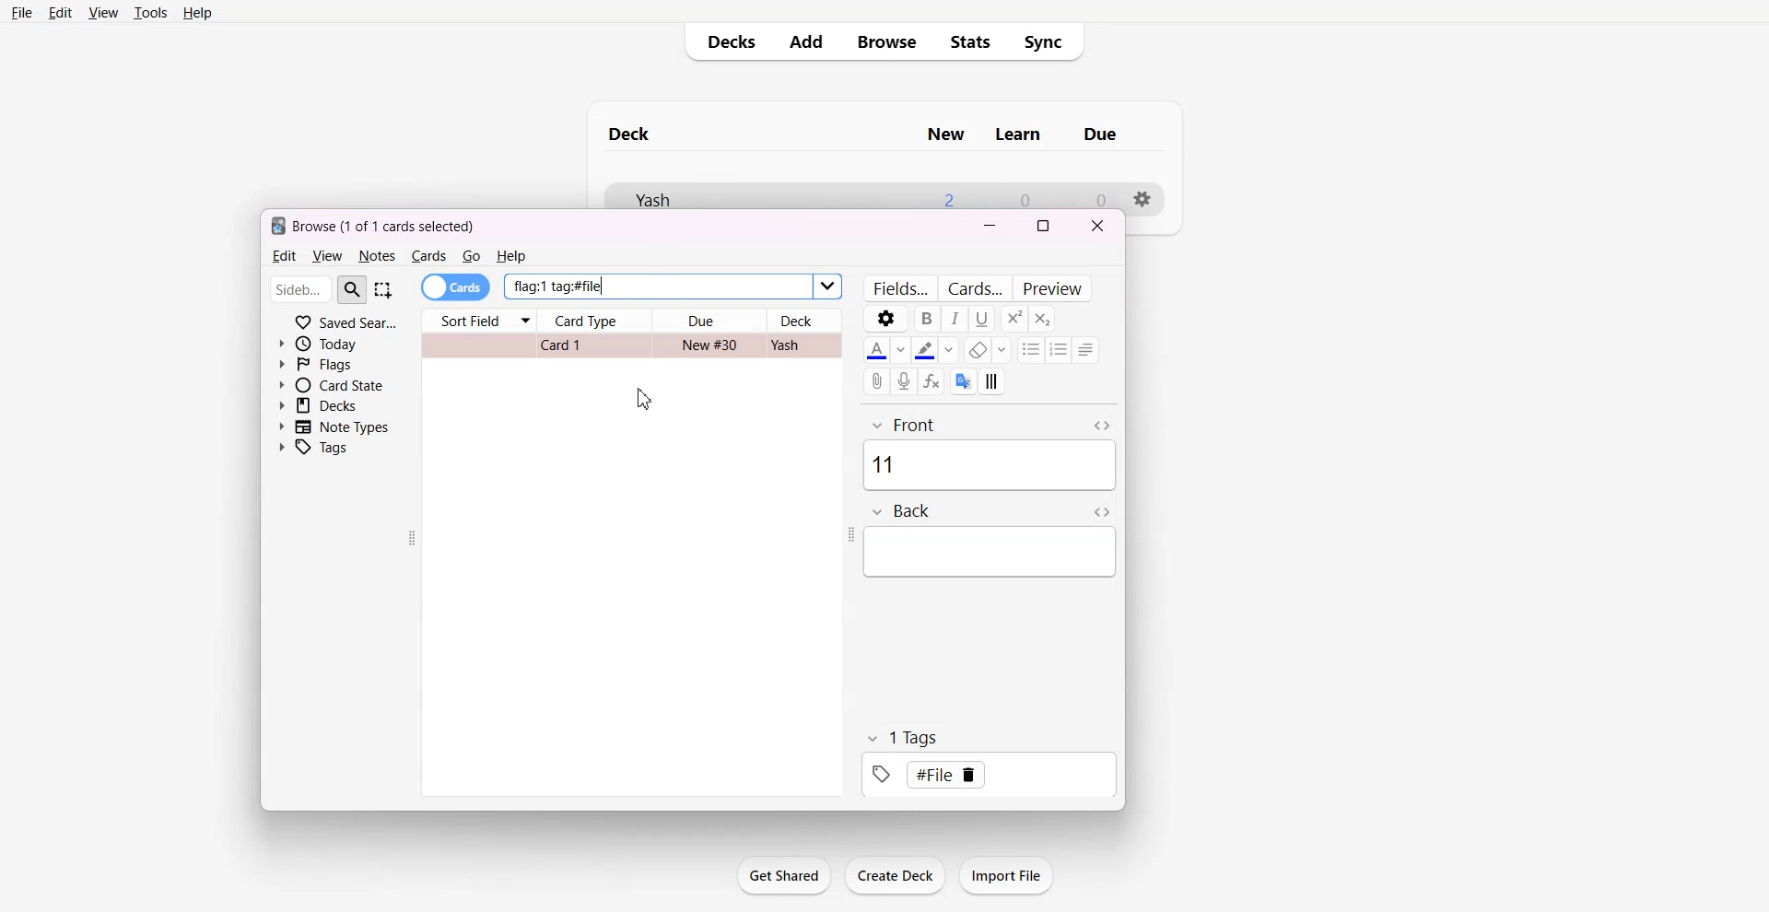 Image resolution: width=1769 pixels, height=912 pixels. What do you see at coordinates (900, 737) in the screenshot?
I see `Tag` at bounding box center [900, 737].